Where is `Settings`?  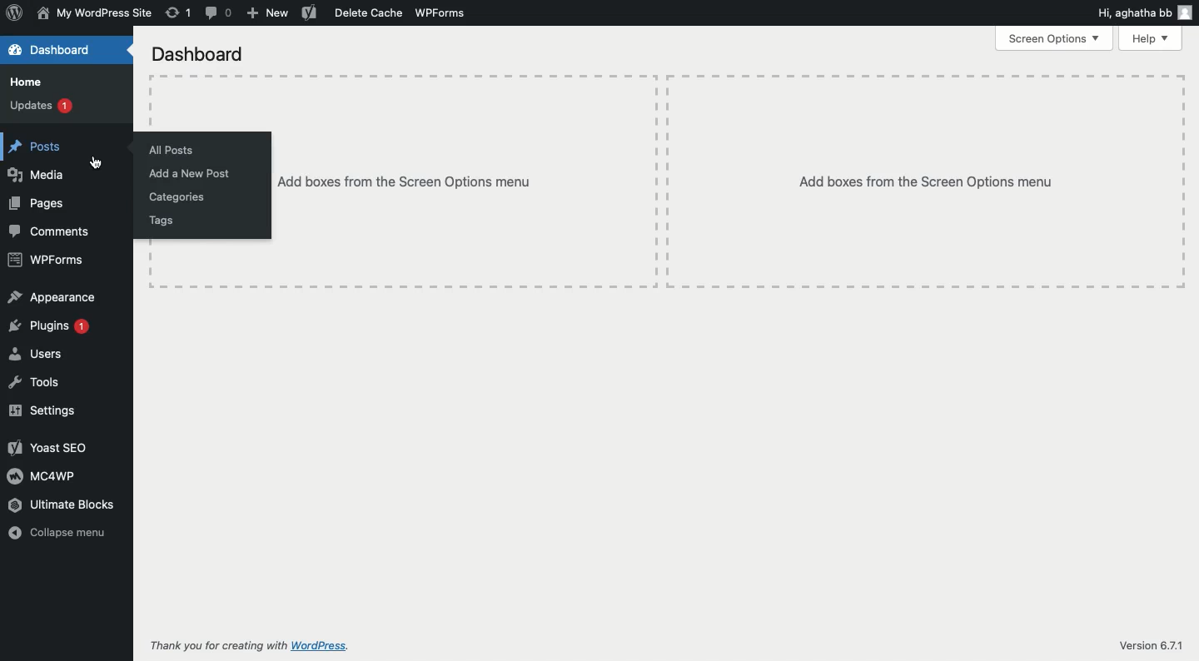 Settings is located at coordinates (43, 410).